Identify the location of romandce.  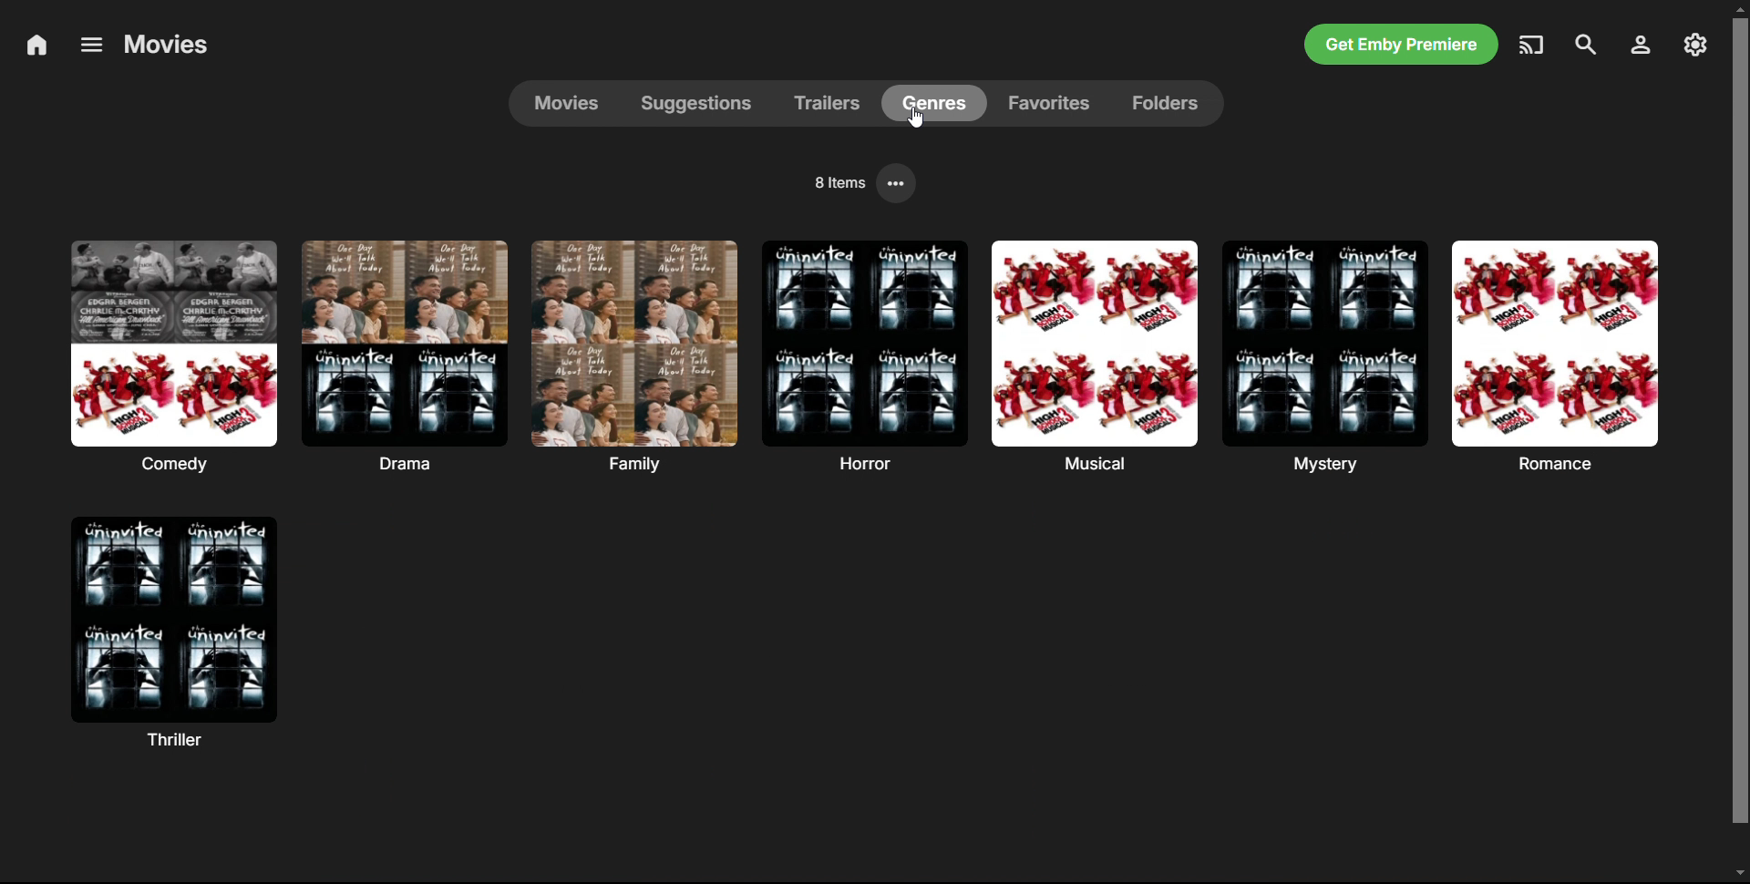
(1554, 355).